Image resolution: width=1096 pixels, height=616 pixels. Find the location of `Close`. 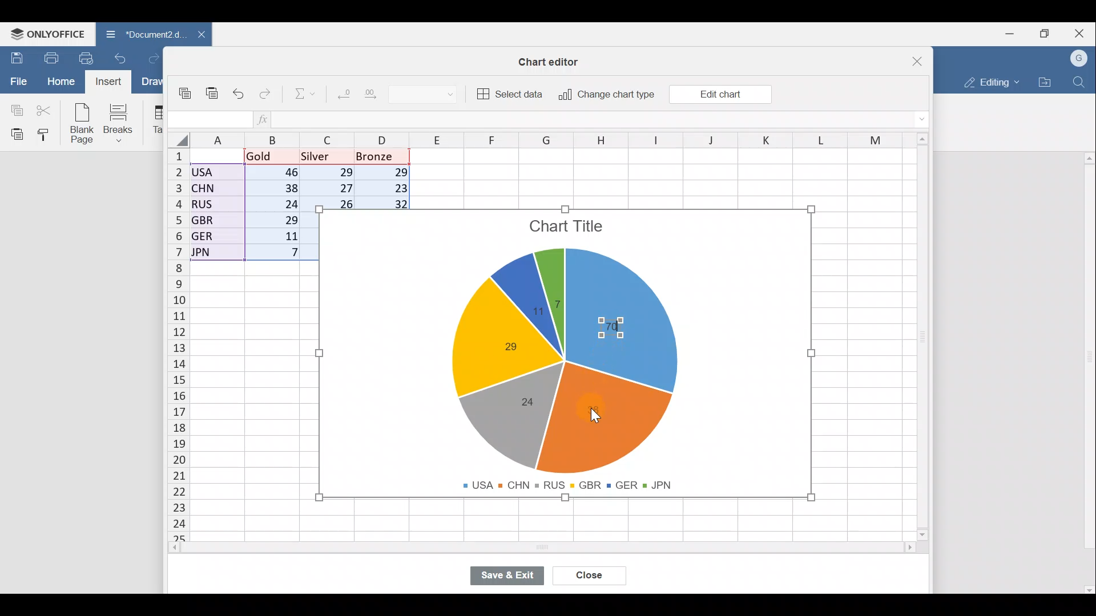

Close is located at coordinates (591, 577).